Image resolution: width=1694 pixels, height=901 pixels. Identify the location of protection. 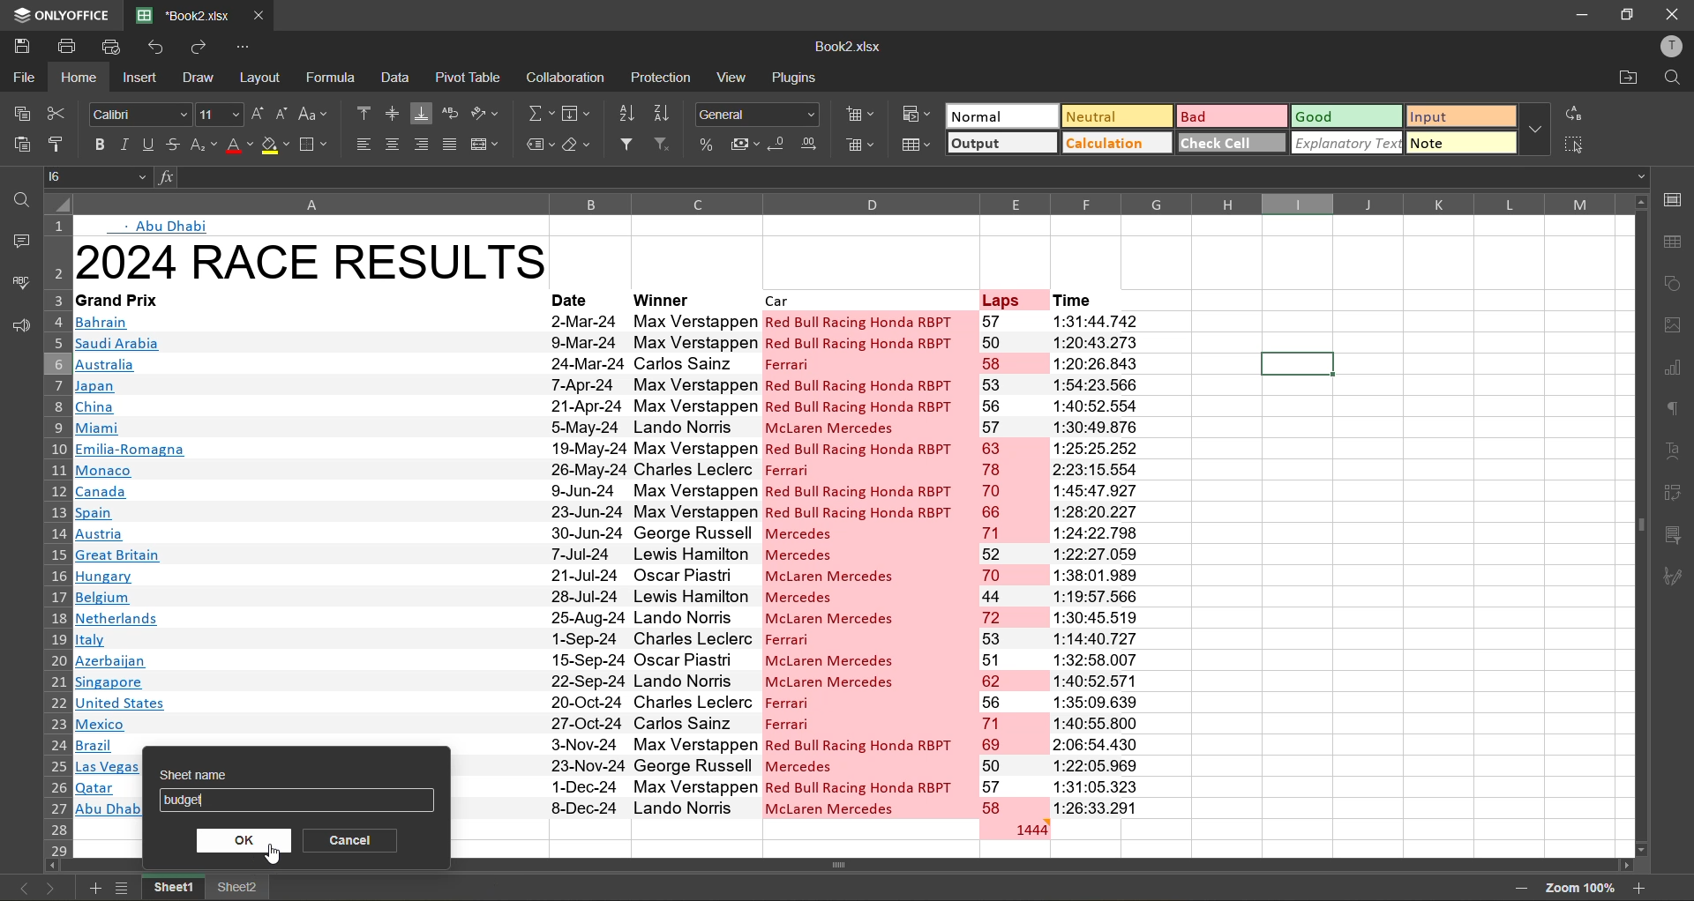
(663, 78).